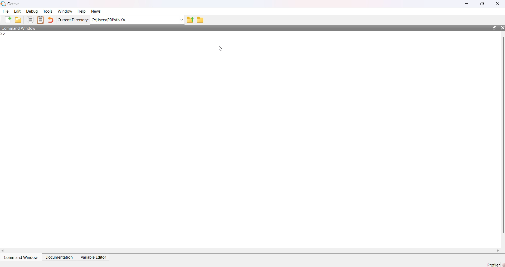 This screenshot has height=267, width=505. What do you see at coordinates (32, 11) in the screenshot?
I see `Debug` at bounding box center [32, 11].